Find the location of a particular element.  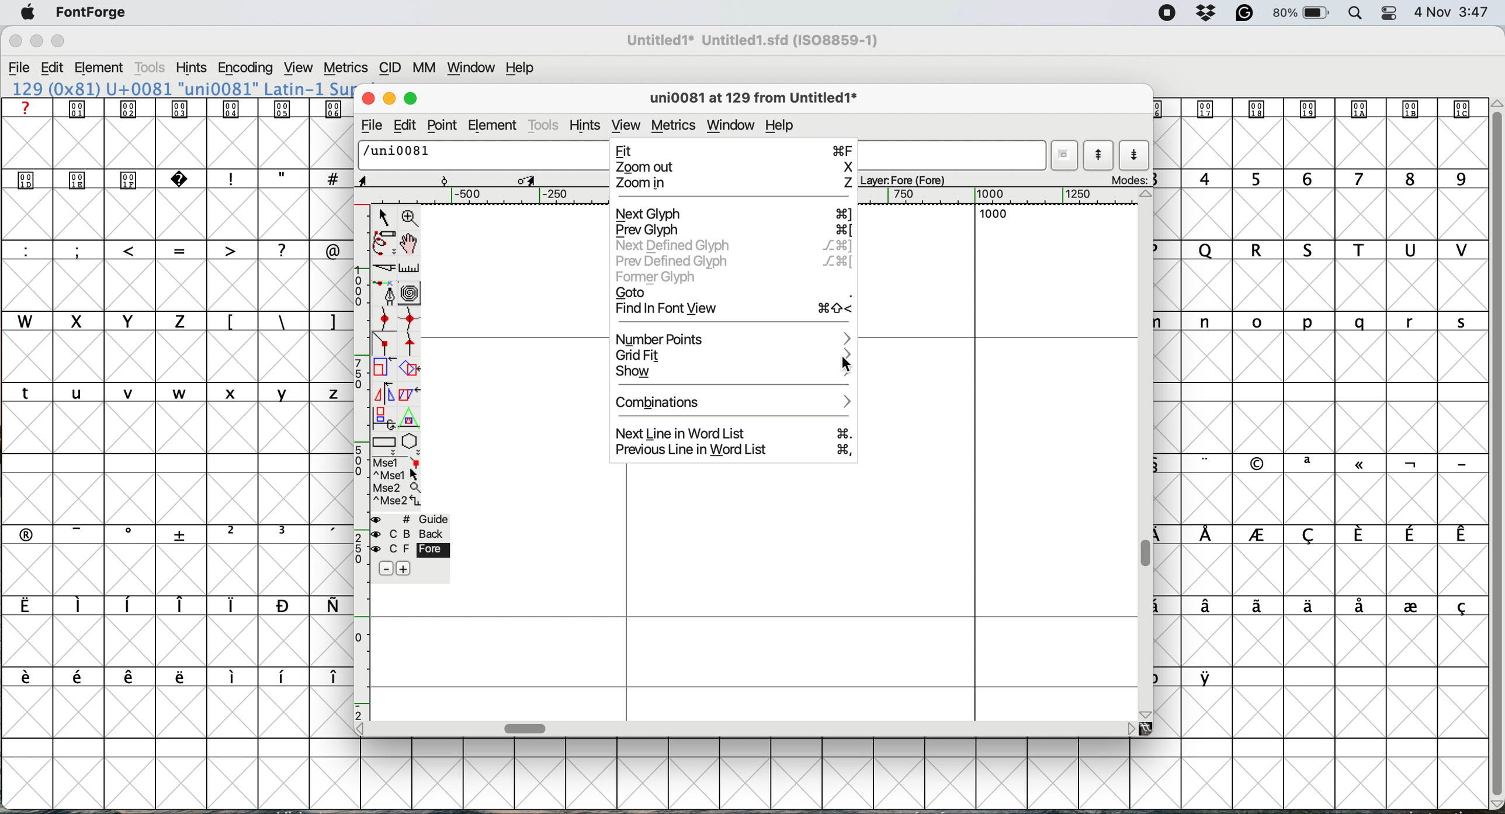

add is located at coordinates (408, 568).